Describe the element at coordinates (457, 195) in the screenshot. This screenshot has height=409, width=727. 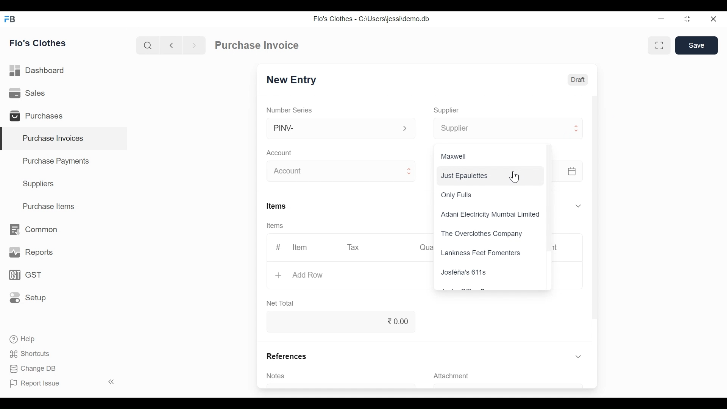
I see `Only Fulls` at that location.